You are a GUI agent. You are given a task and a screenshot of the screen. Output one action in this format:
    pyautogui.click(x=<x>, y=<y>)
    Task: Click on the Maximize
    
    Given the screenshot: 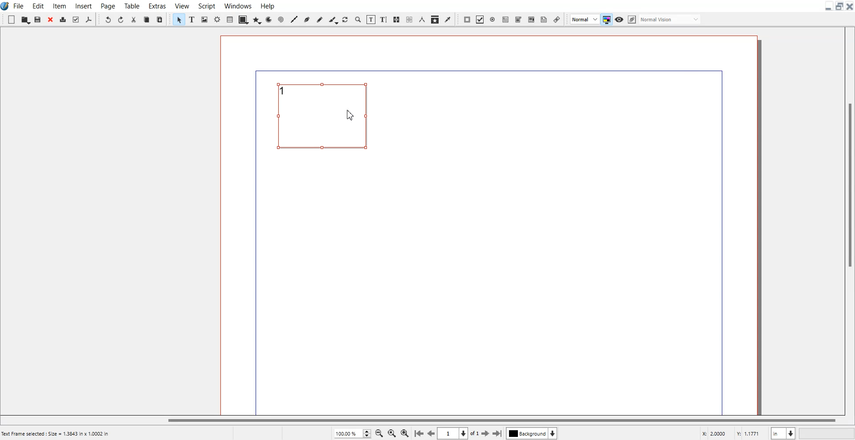 What is the action you would take?
    pyautogui.click(x=839, y=6)
    